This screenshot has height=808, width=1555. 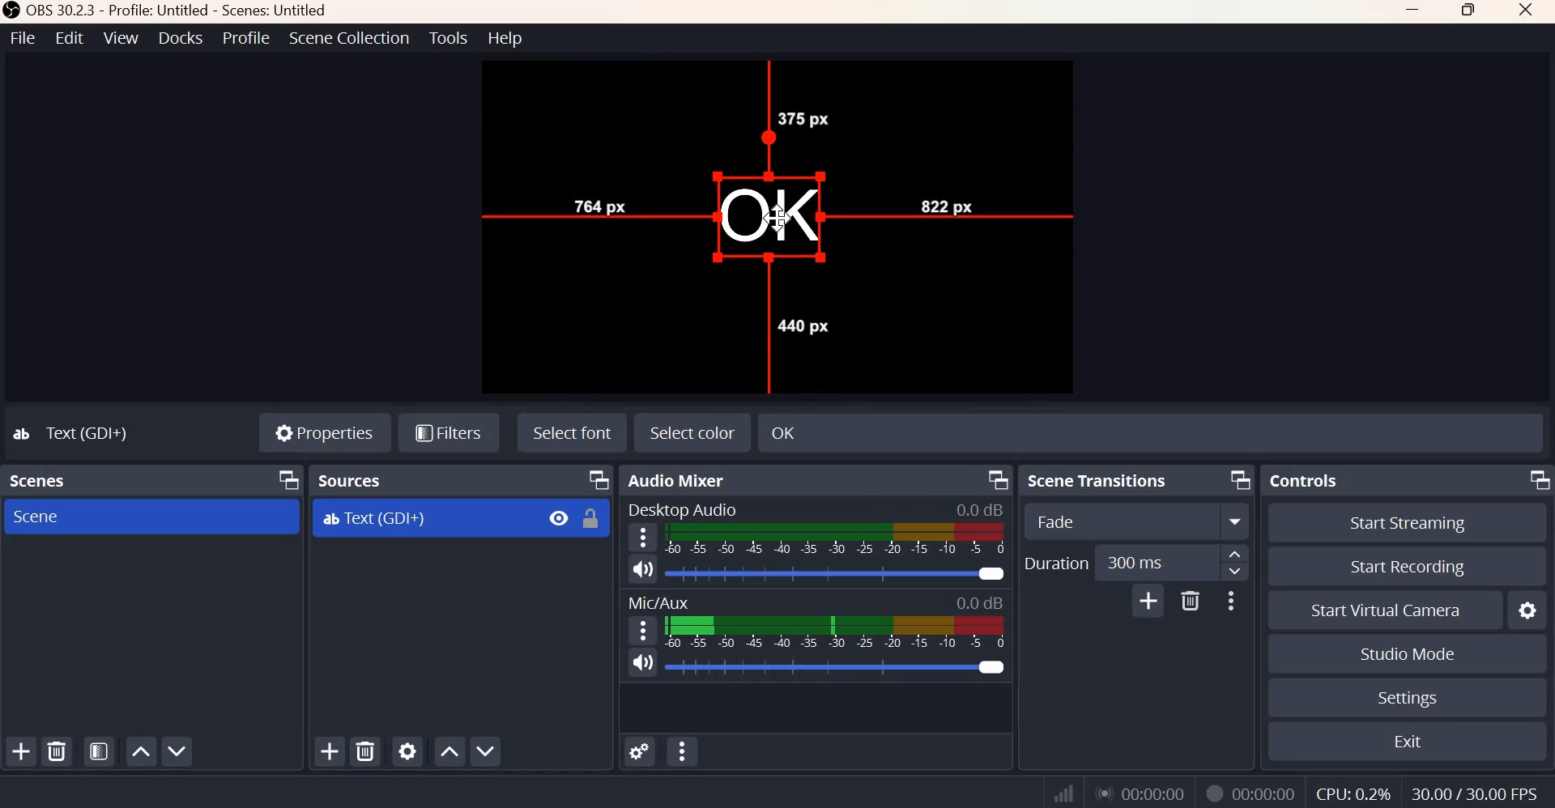 What do you see at coordinates (70, 37) in the screenshot?
I see `Edit` at bounding box center [70, 37].